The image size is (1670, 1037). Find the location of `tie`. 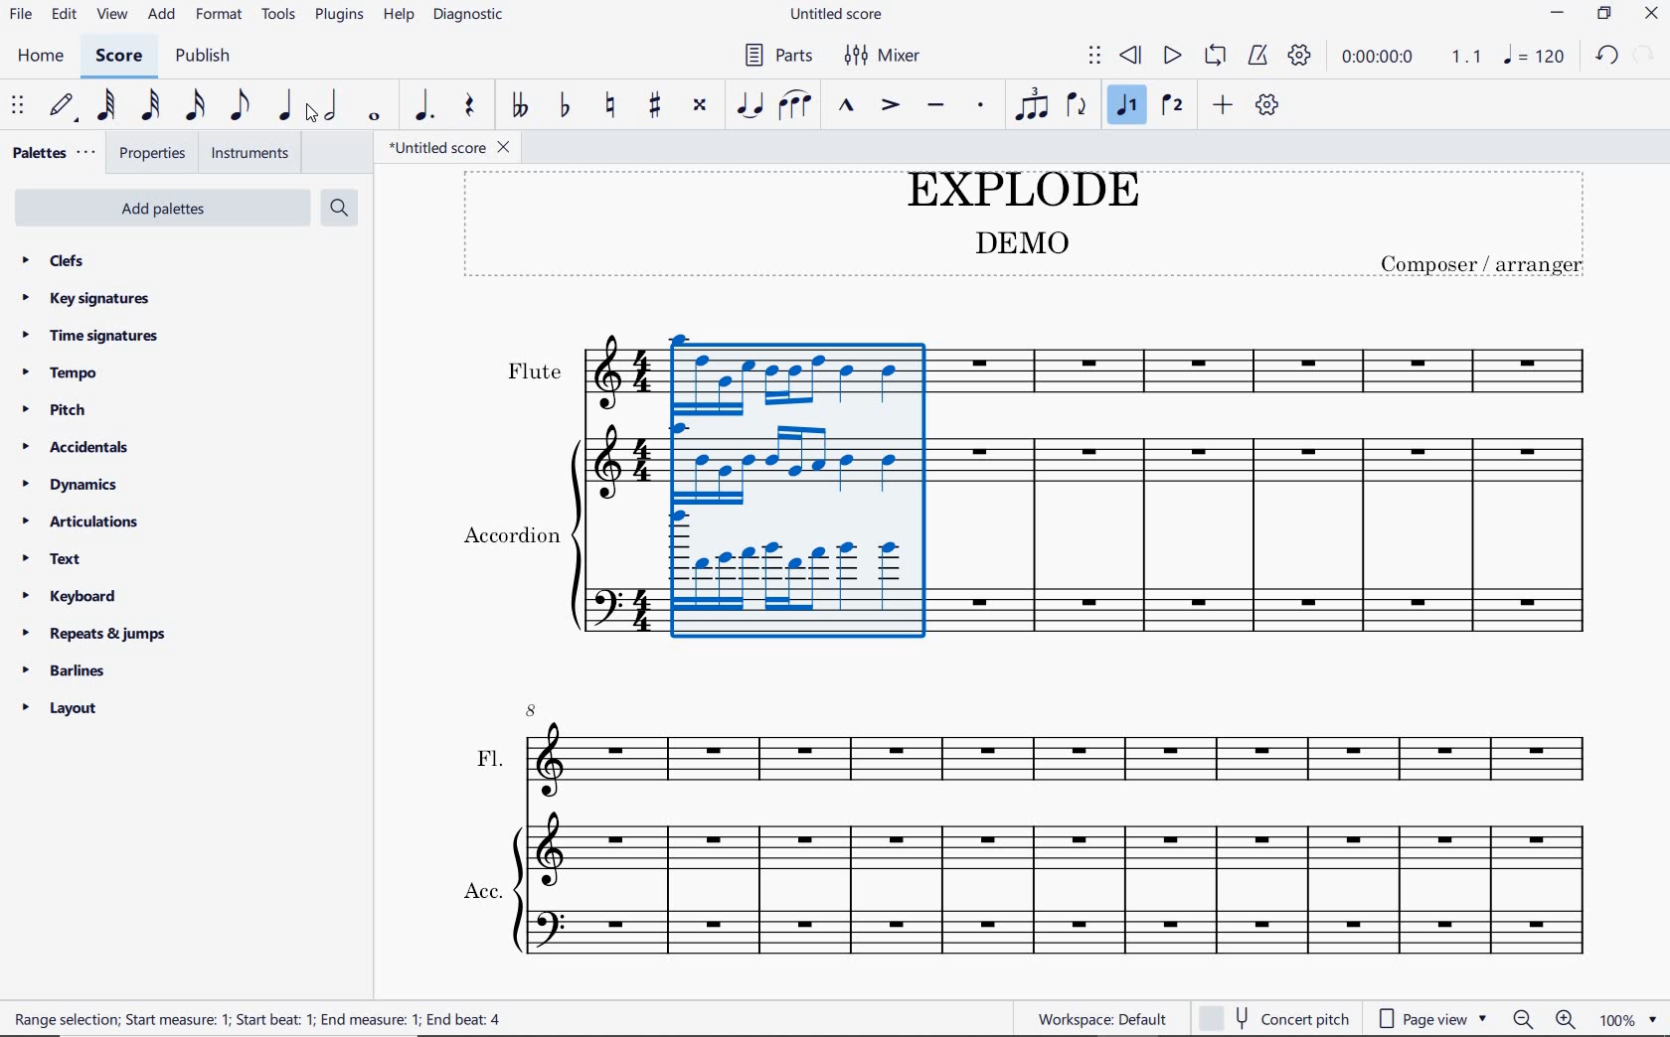

tie is located at coordinates (750, 103).